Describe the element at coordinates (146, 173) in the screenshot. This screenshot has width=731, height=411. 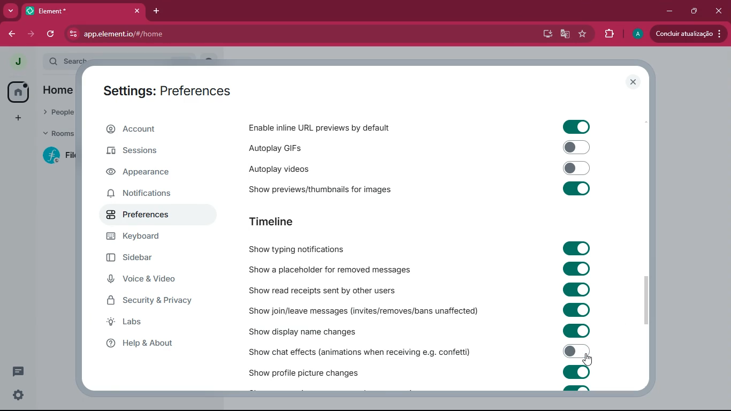
I see `appearance` at that location.